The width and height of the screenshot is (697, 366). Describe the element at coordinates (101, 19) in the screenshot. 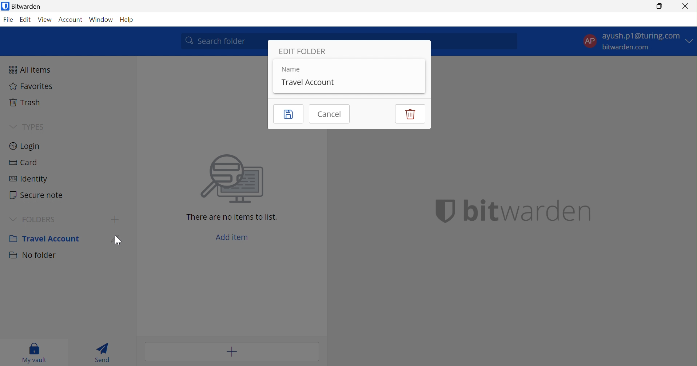

I see `Window` at that location.